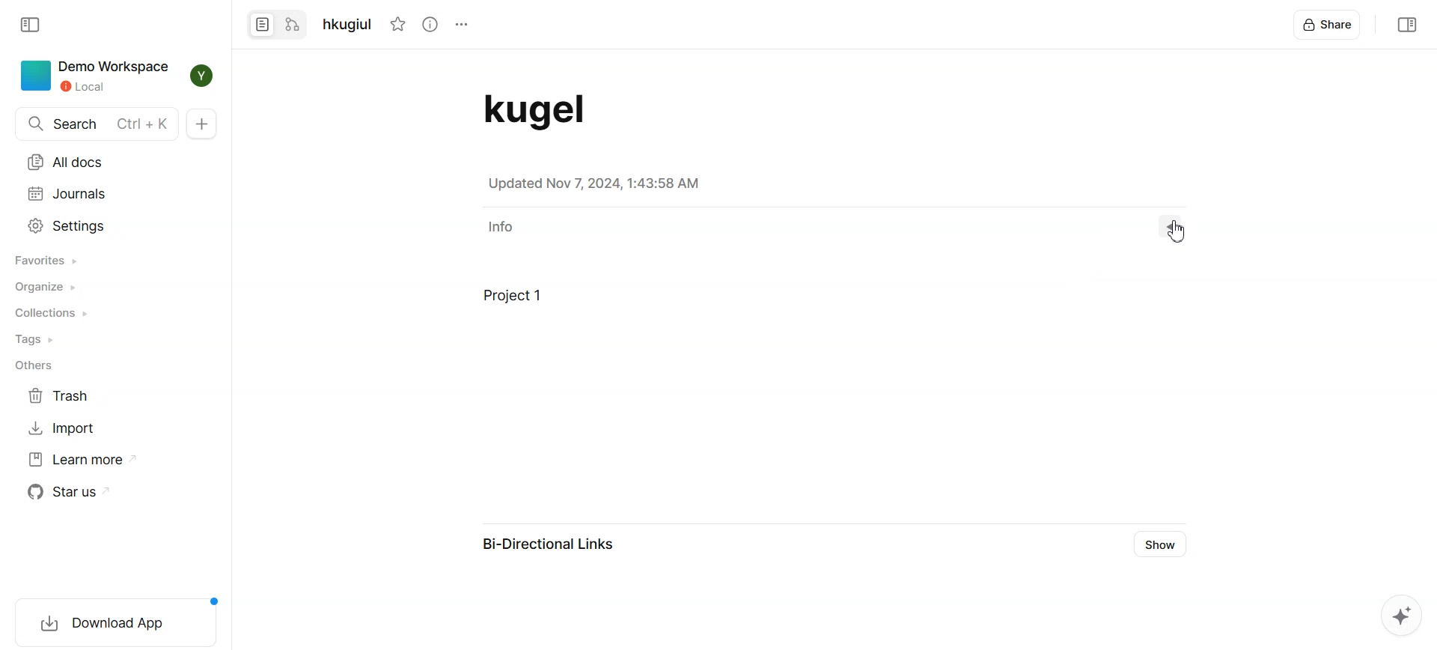 This screenshot has height=650, width=1437. I want to click on Document Title, so click(557, 110).